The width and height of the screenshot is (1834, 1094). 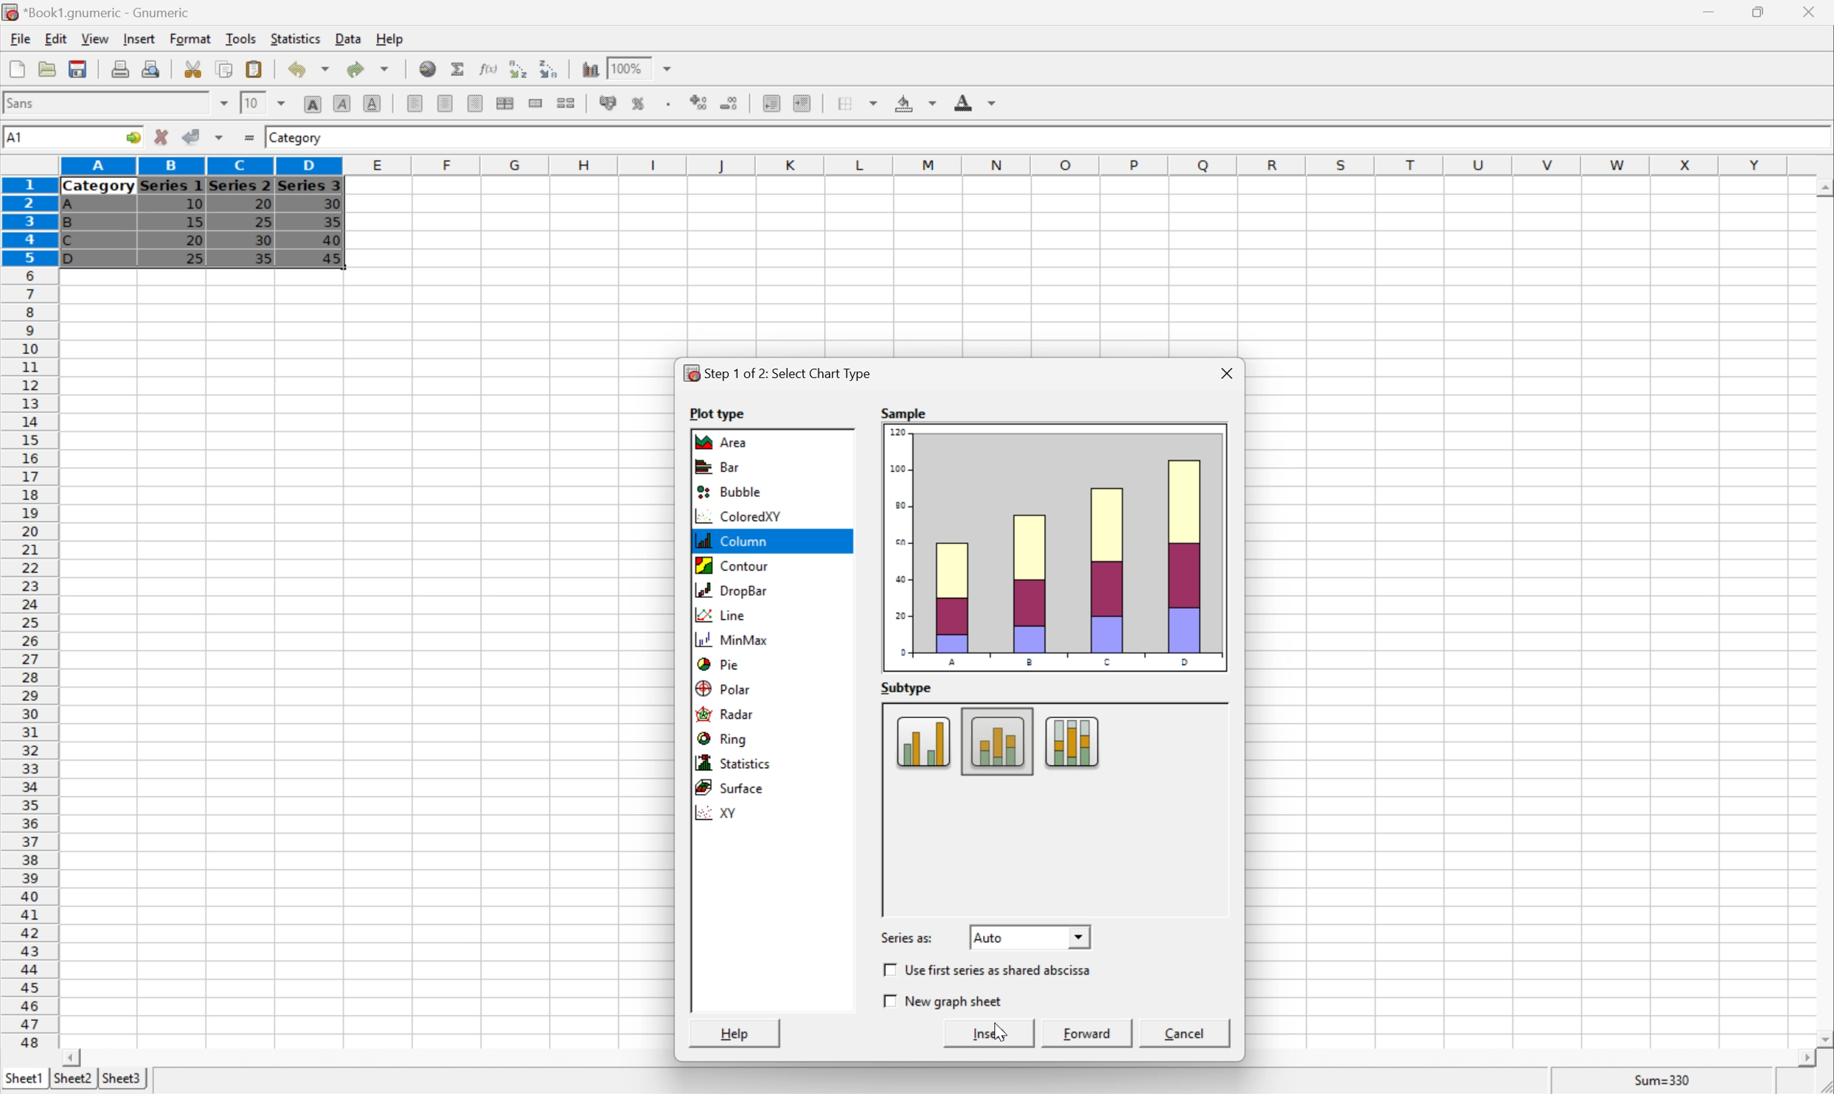 I want to click on Contour, so click(x=733, y=564).